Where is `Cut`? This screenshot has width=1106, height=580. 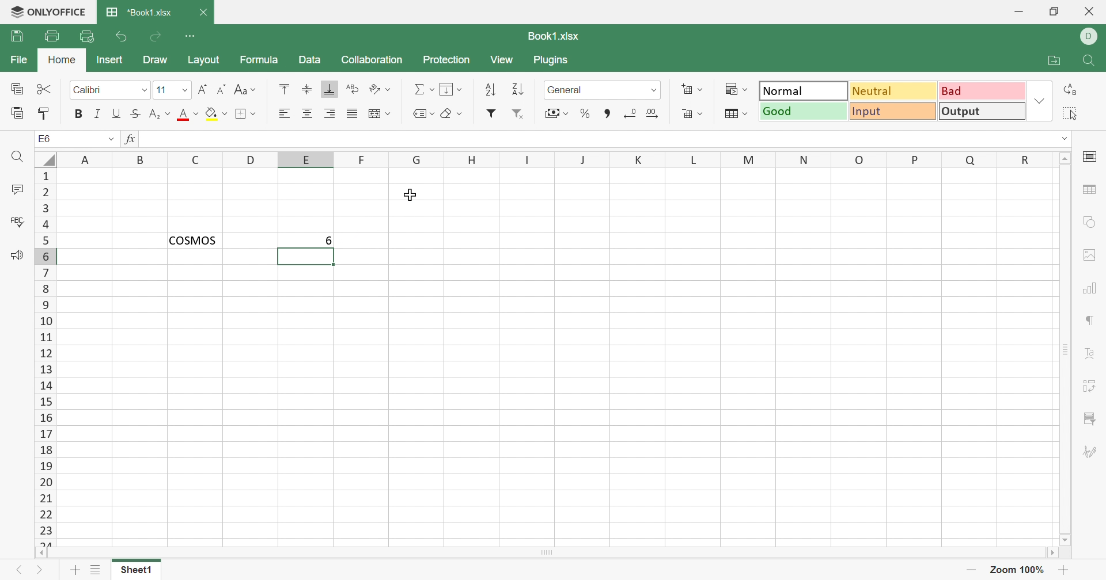
Cut is located at coordinates (46, 89).